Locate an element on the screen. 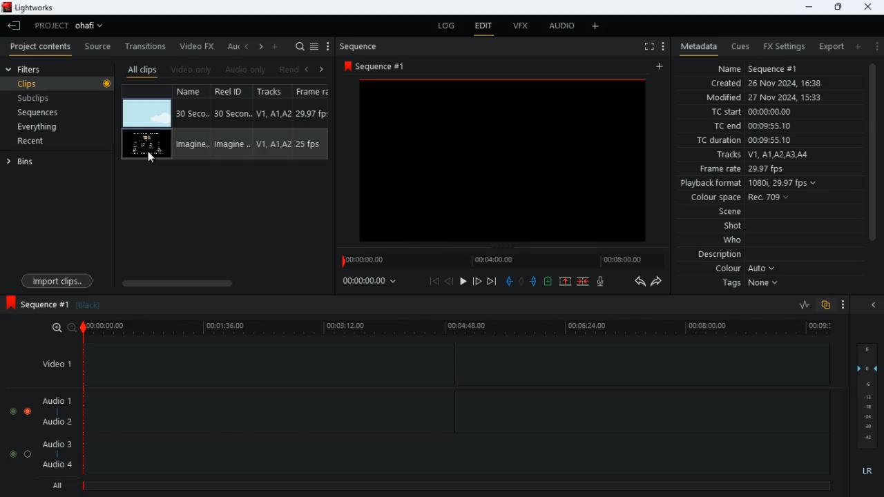 The width and height of the screenshot is (884, 497). videos is located at coordinates (501, 162).